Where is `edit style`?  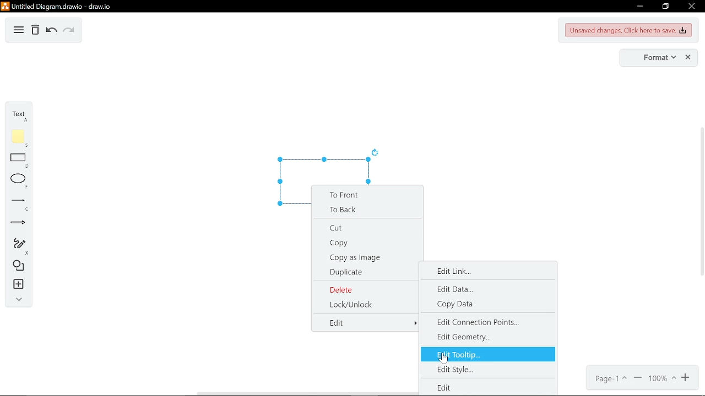
edit style is located at coordinates (454, 369).